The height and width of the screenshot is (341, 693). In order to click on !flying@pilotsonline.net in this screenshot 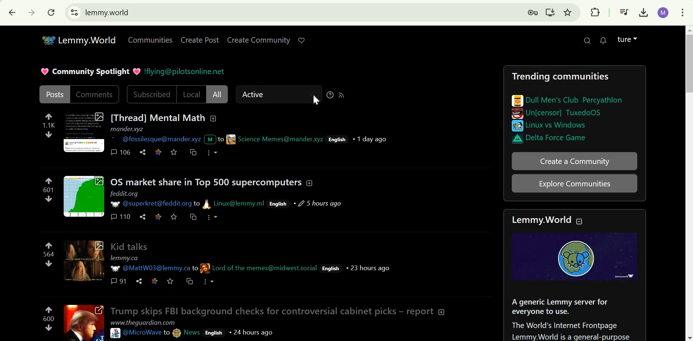, I will do `click(185, 72)`.